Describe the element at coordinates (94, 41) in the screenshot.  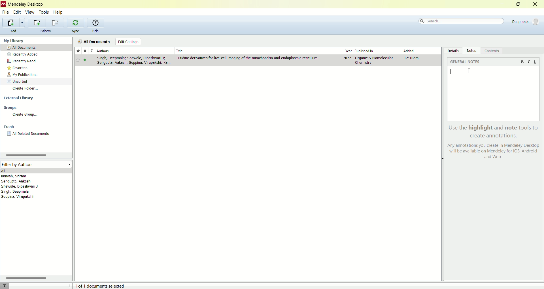
I see `all documnets` at that location.